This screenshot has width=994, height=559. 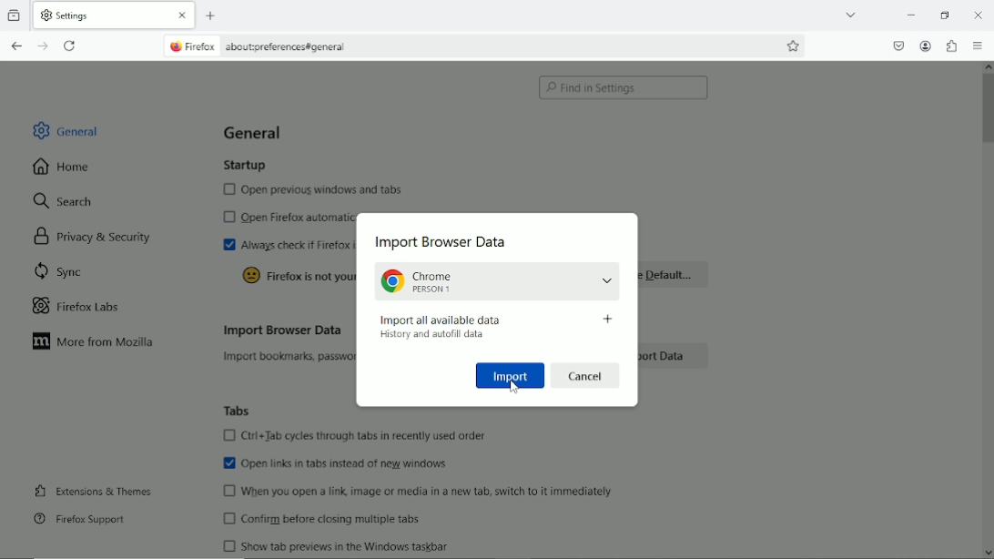 What do you see at coordinates (979, 14) in the screenshot?
I see `close` at bounding box center [979, 14].